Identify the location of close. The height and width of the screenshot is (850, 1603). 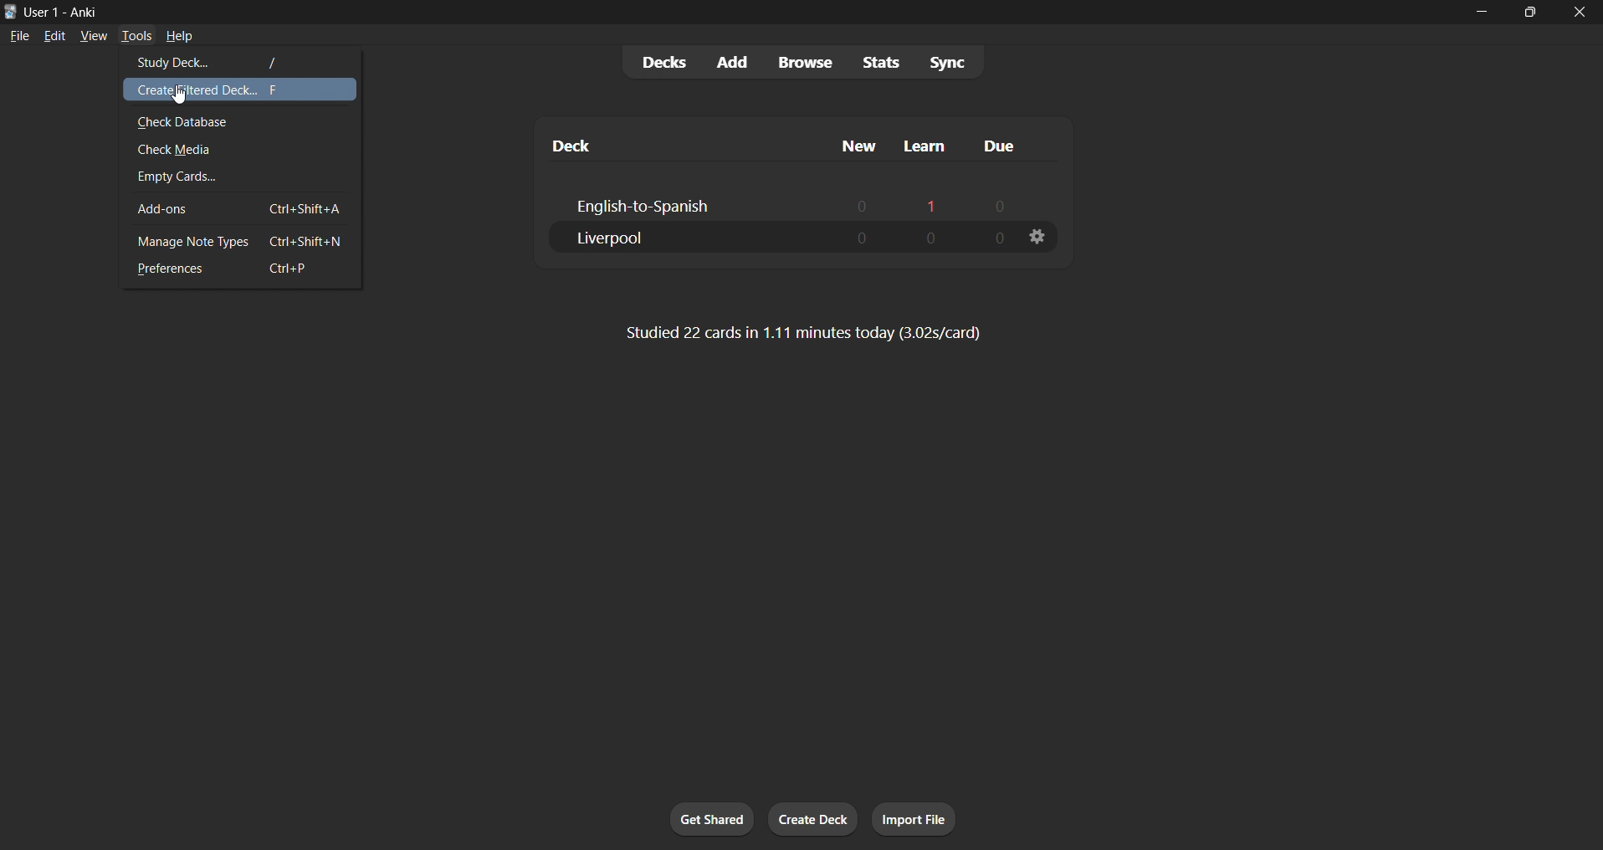
(1579, 13).